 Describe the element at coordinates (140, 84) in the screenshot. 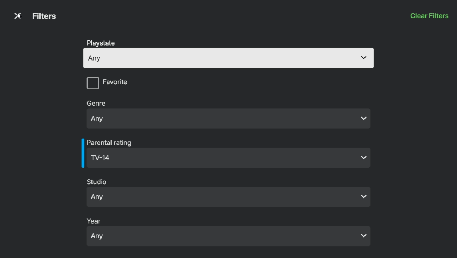

I see `checkbox: favorite` at that location.